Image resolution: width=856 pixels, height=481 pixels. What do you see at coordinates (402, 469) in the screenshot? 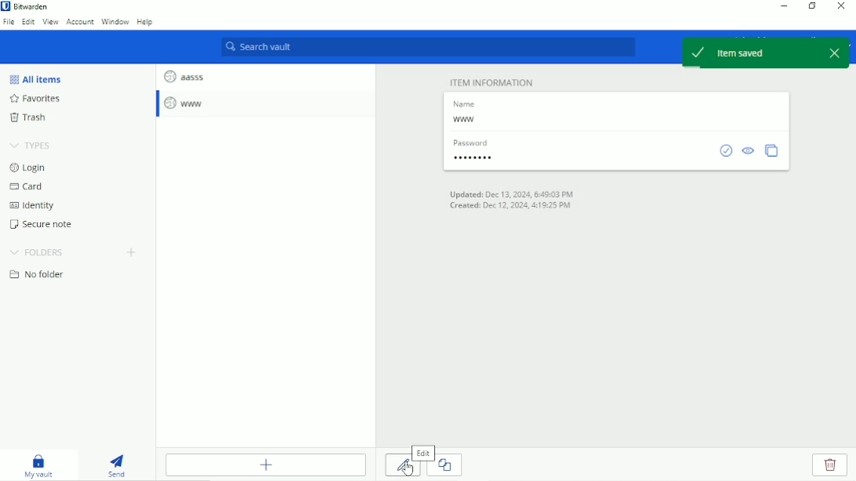
I see `Edit` at bounding box center [402, 469].